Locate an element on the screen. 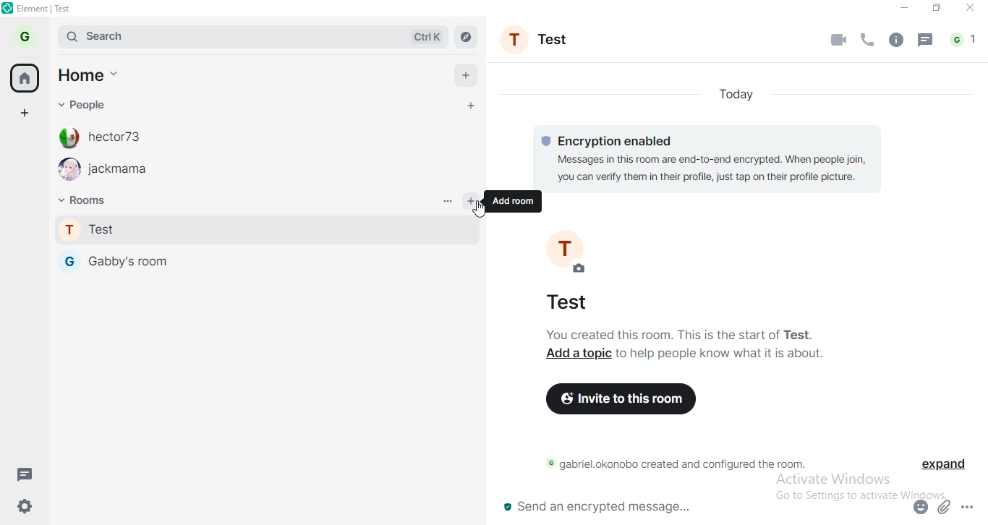  test is located at coordinates (266, 229).